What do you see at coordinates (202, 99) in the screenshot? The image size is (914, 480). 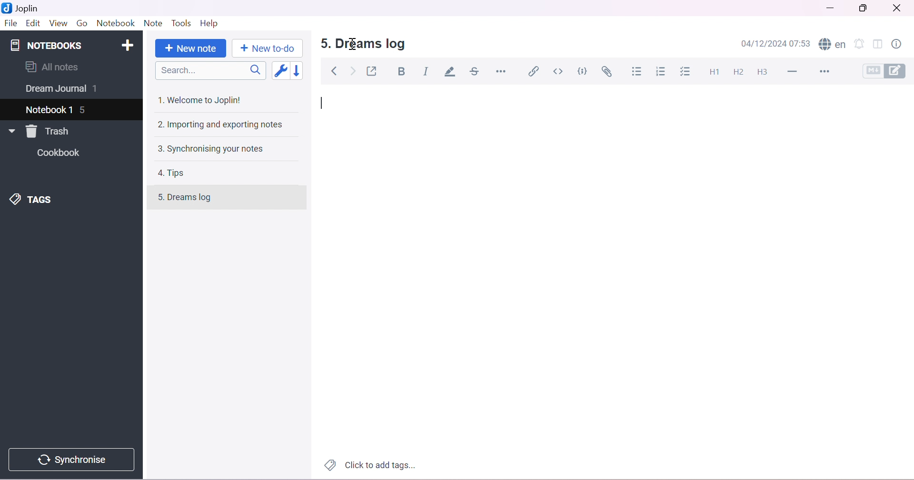 I see `1. Welcome to Joplin!` at bounding box center [202, 99].